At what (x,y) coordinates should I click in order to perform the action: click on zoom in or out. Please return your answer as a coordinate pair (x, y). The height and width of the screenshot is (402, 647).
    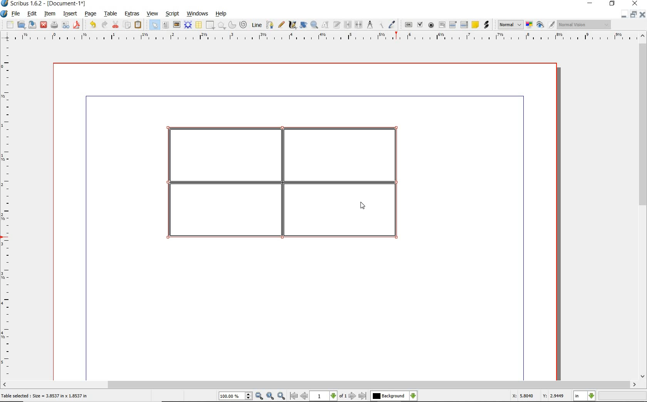
    Looking at the image, I should click on (314, 25).